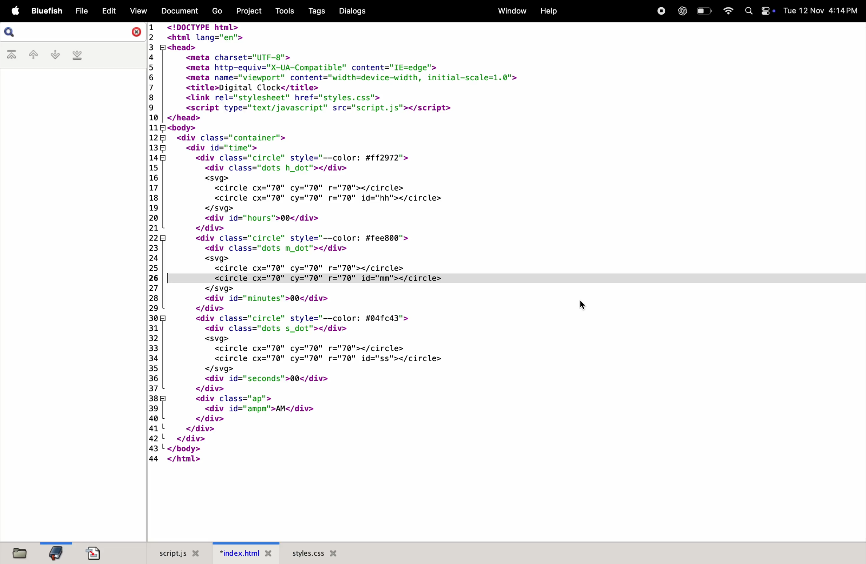 Image resolution: width=866 pixels, height=564 pixels. I want to click on file, so click(79, 11).